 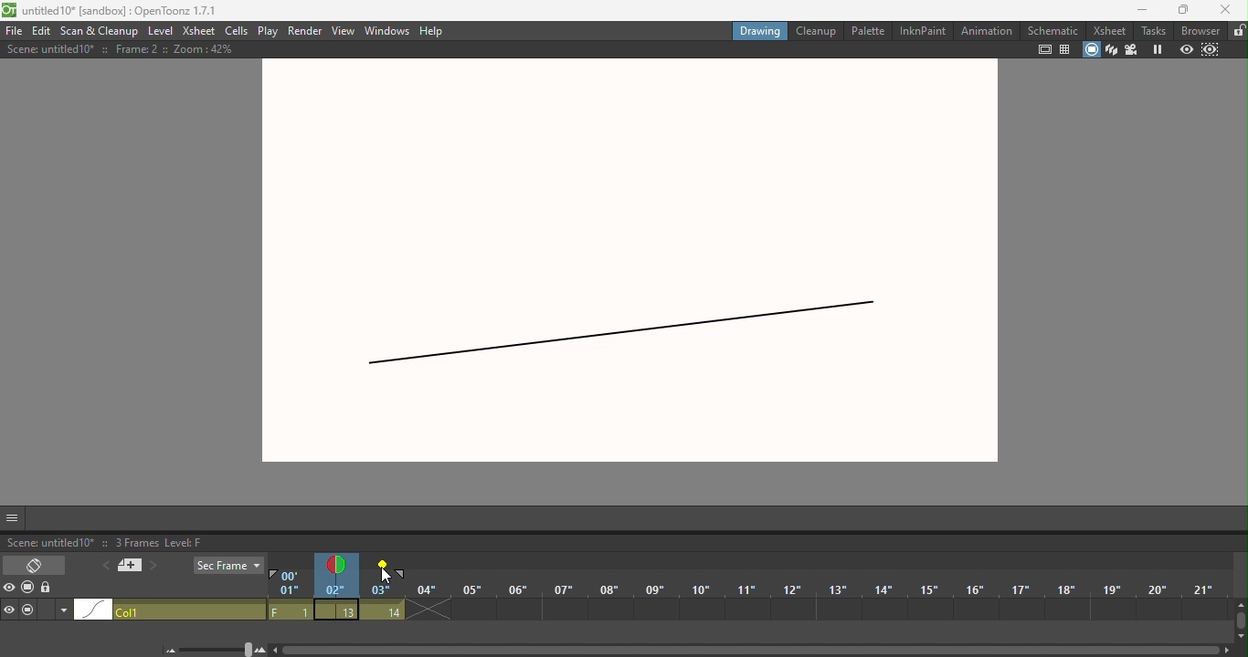 I want to click on canvas, so click(x=627, y=272).